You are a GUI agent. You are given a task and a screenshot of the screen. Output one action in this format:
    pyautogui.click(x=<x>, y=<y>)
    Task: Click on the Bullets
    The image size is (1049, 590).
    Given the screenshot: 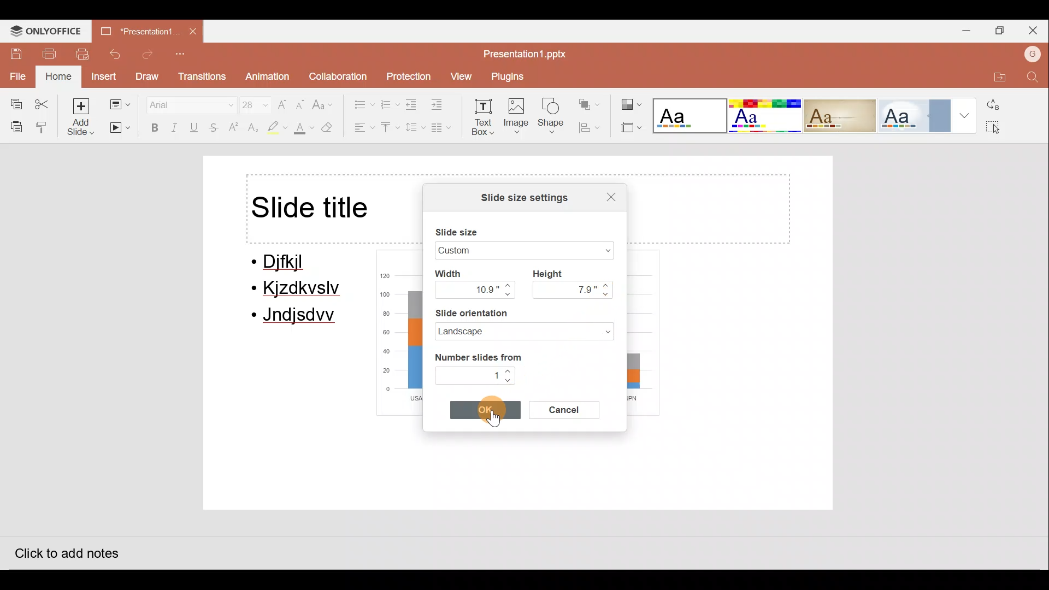 What is the action you would take?
    pyautogui.click(x=358, y=102)
    